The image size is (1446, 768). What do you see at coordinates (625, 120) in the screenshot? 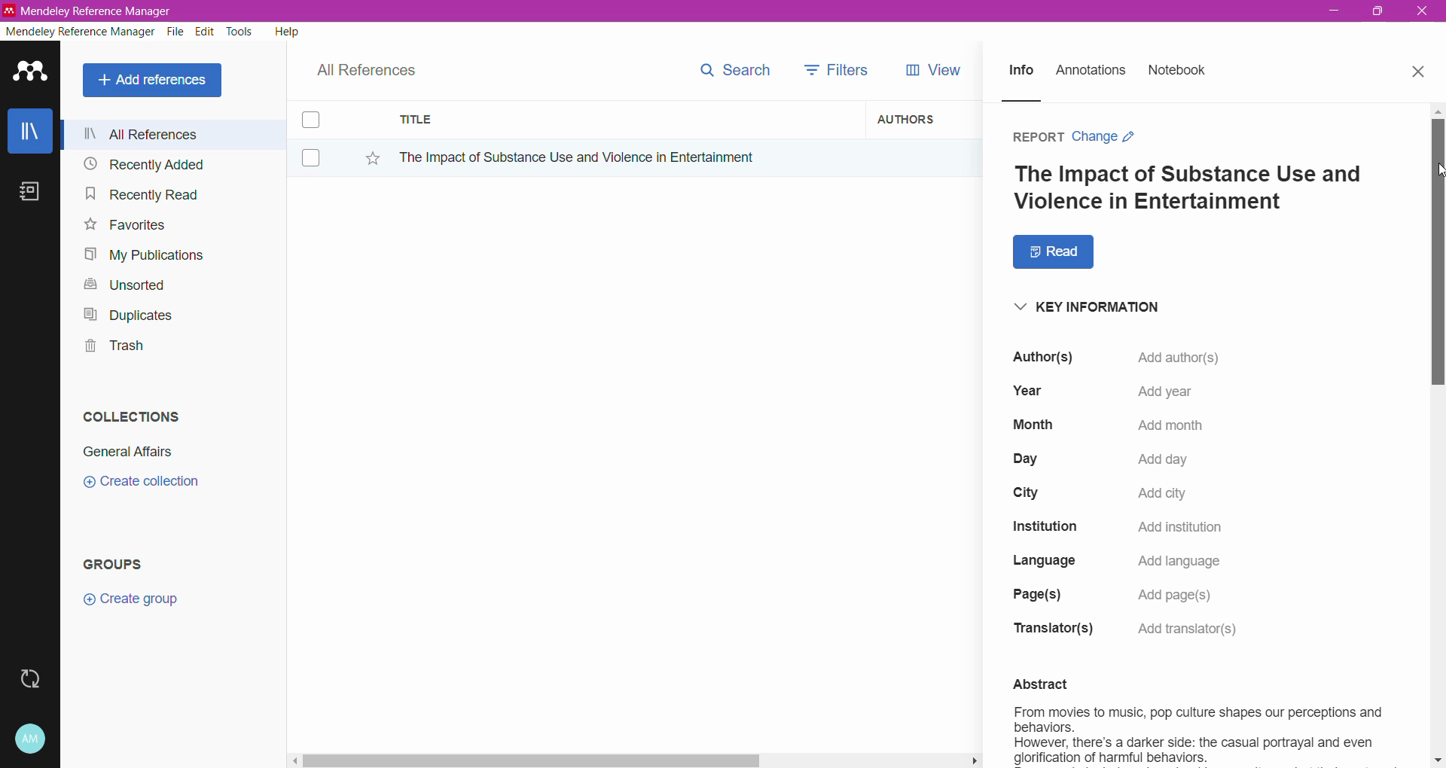
I see `Title` at bounding box center [625, 120].